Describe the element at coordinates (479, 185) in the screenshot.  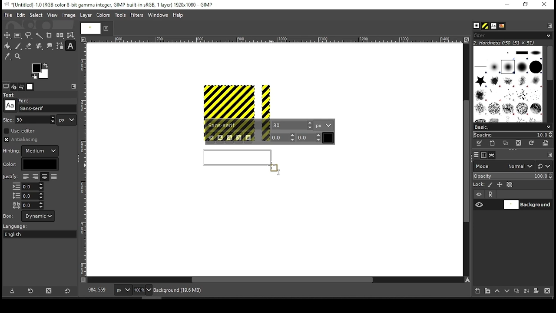
I see `lock:` at that location.